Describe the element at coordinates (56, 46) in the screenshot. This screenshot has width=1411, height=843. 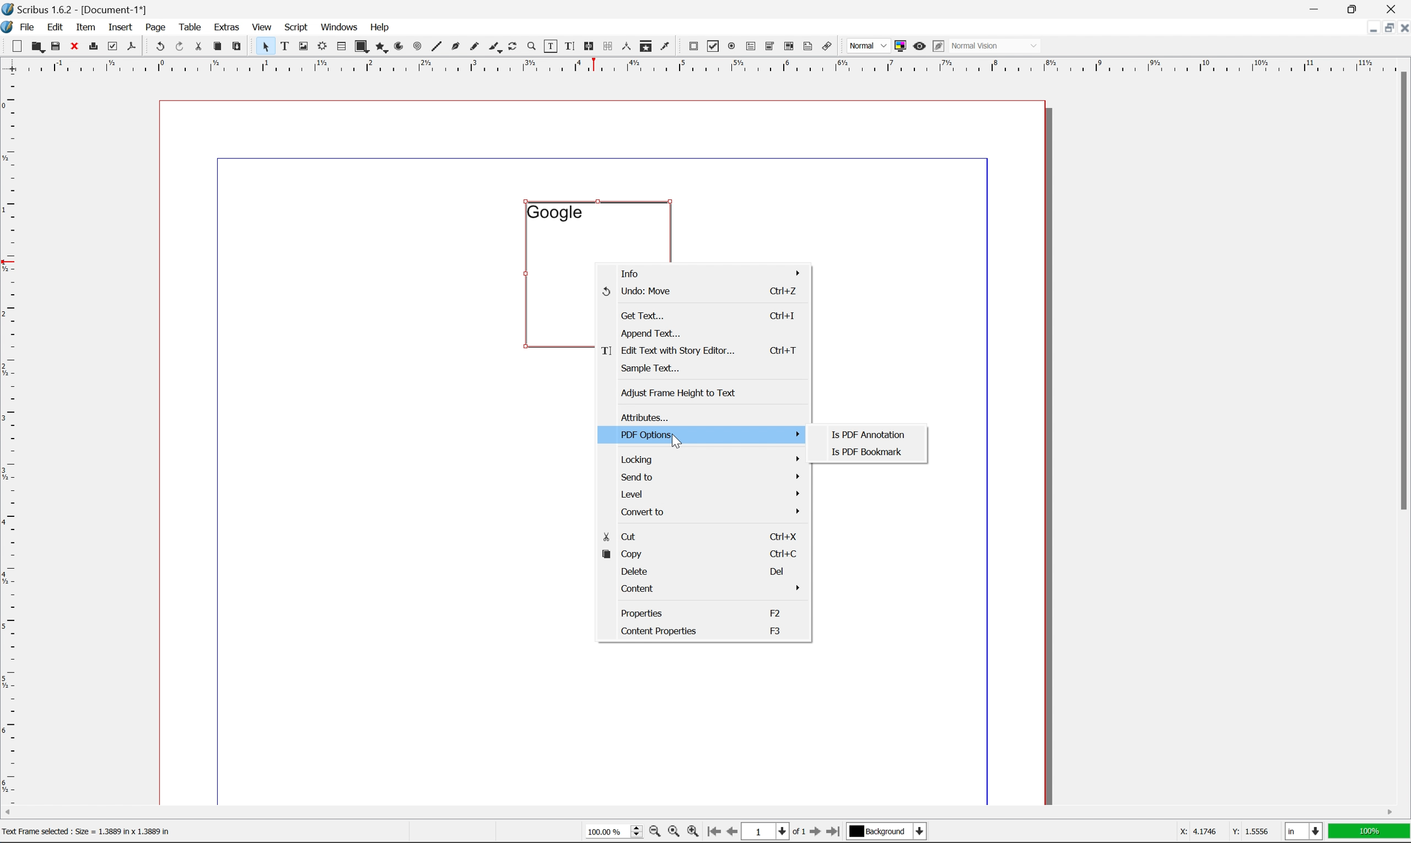
I see `save` at that location.